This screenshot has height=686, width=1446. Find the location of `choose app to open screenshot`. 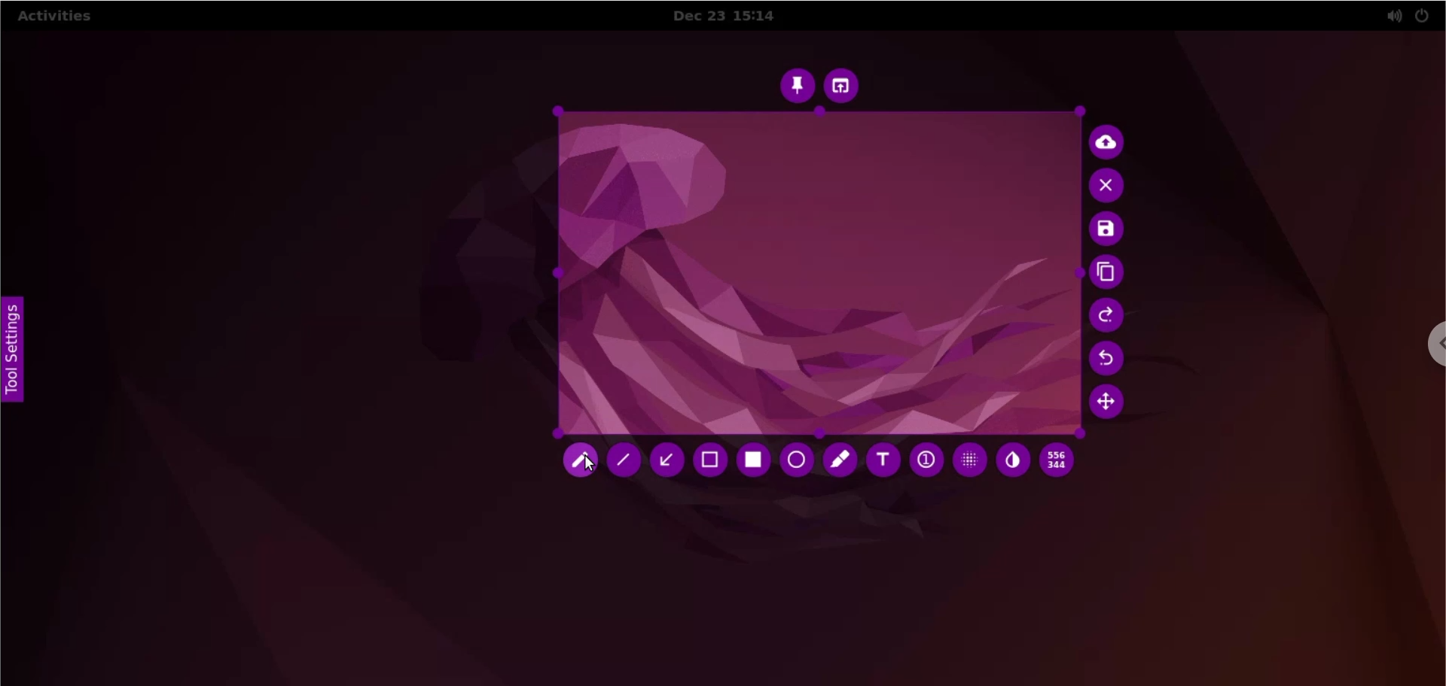

choose app to open screenshot is located at coordinates (849, 86).